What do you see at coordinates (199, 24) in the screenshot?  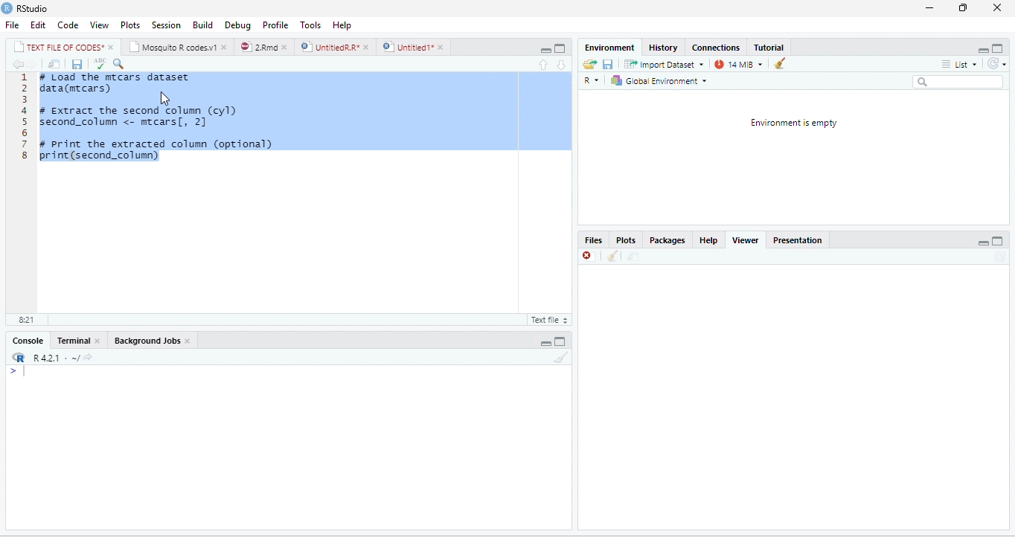 I see `` at bounding box center [199, 24].